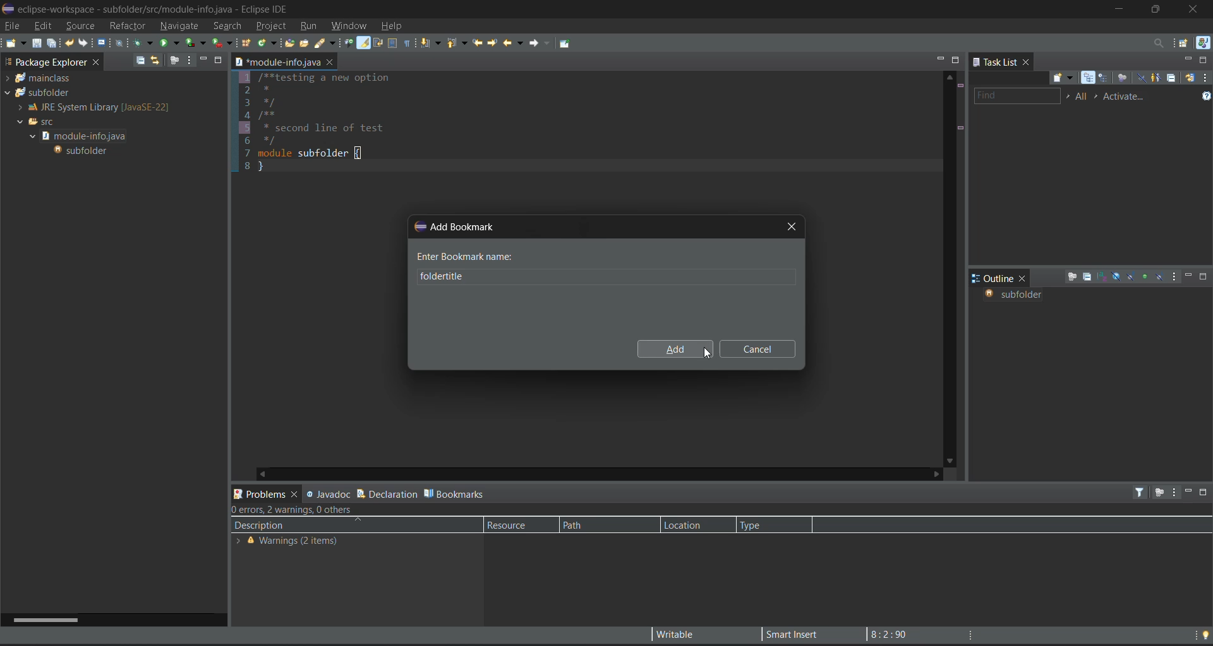 This screenshot has height=646, width=1213. Describe the element at coordinates (378, 42) in the screenshot. I see `toggle word wrap` at that location.